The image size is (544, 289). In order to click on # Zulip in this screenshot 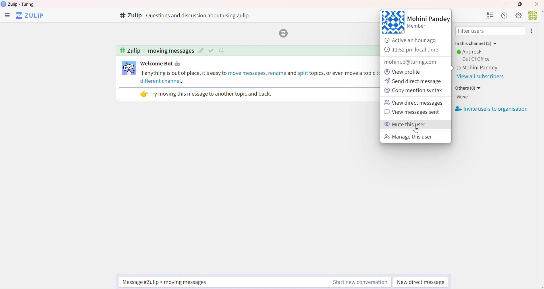, I will do `click(130, 16)`.